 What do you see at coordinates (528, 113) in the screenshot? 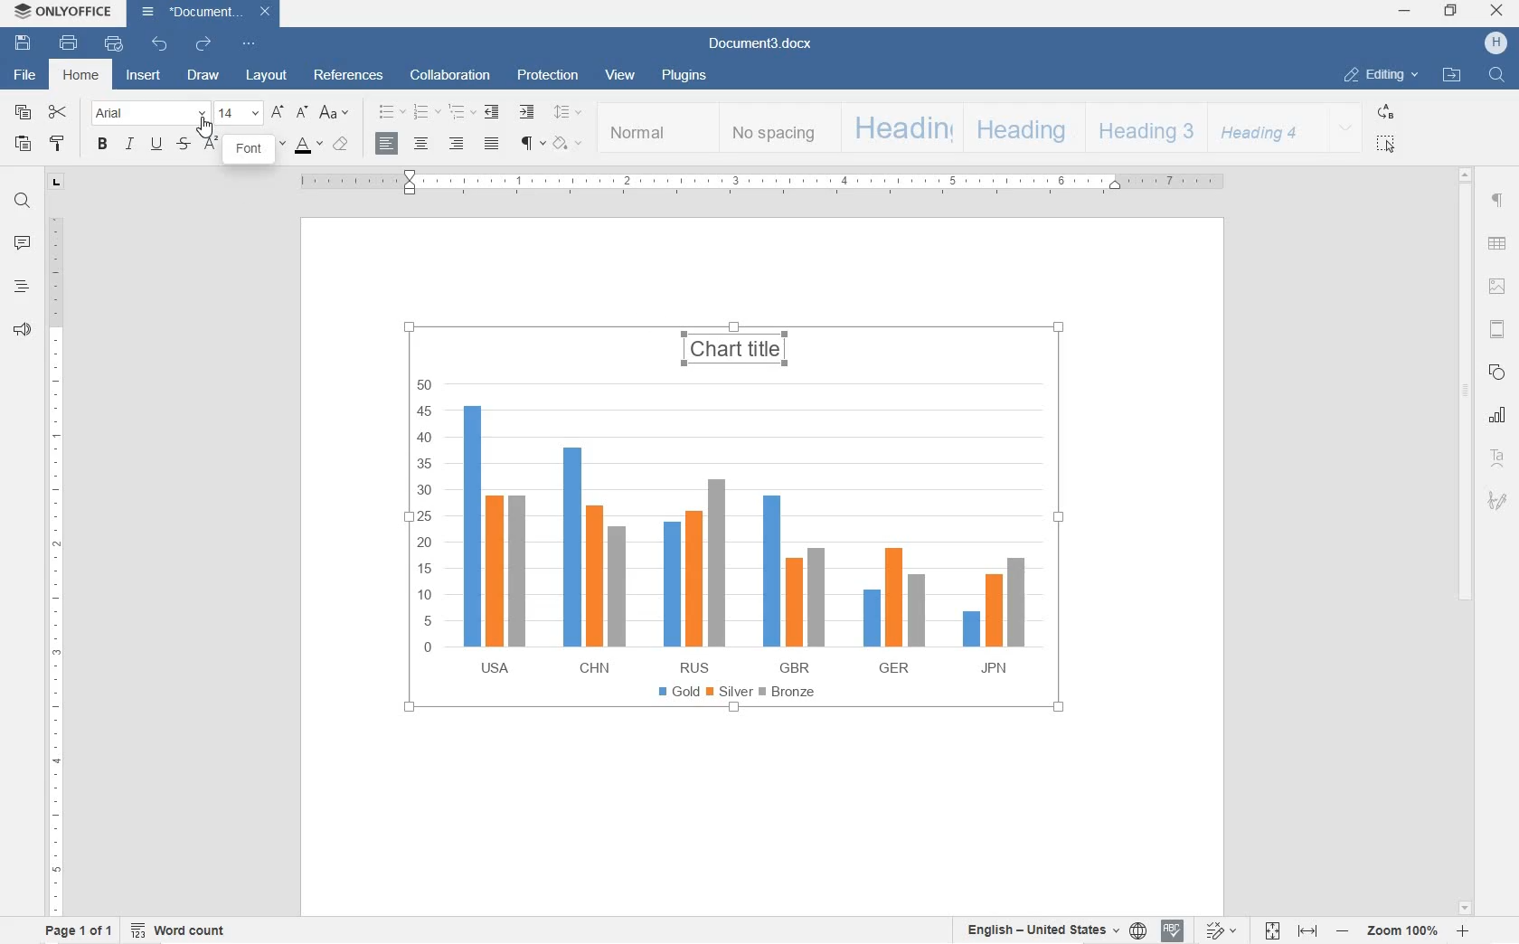
I see `INCREASE INDENT` at bounding box center [528, 113].